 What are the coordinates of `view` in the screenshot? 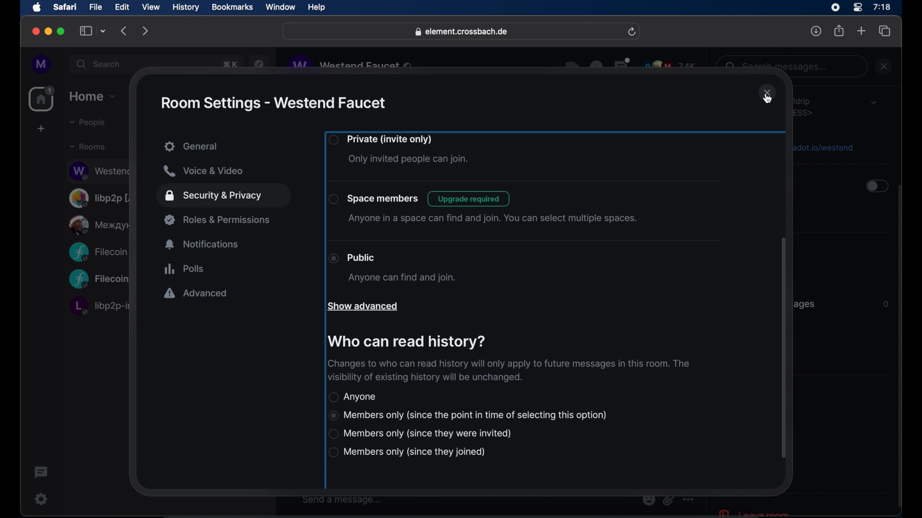 It's located at (150, 7).